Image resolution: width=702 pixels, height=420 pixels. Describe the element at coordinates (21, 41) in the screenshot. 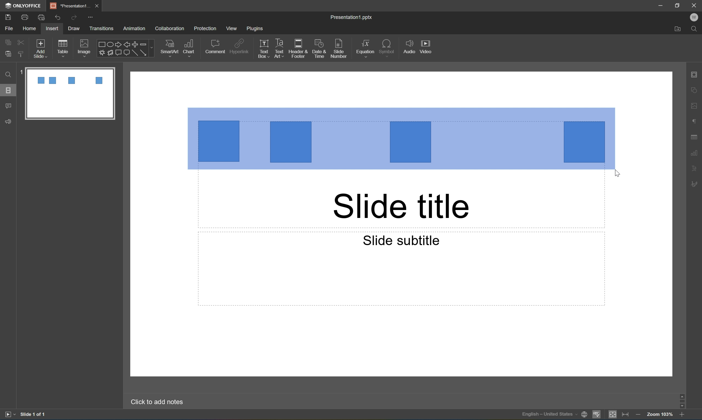

I see `cut` at that location.